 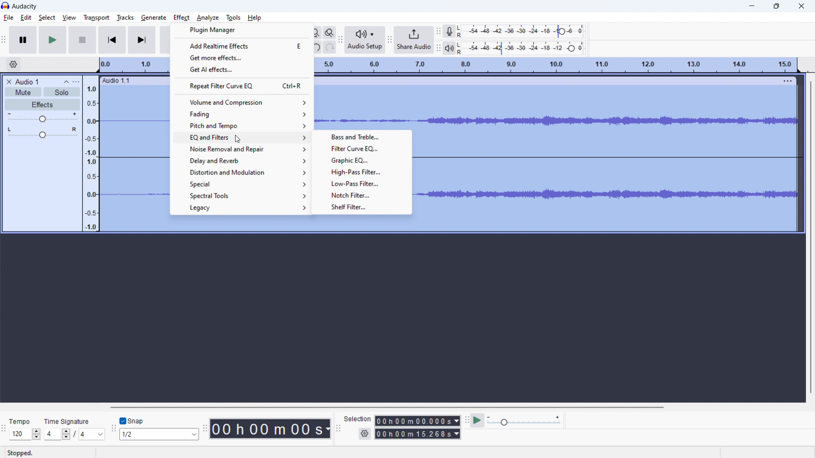 What do you see at coordinates (523, 31) in the screenshot?
I see `record level` at bounding box center [523, 31].